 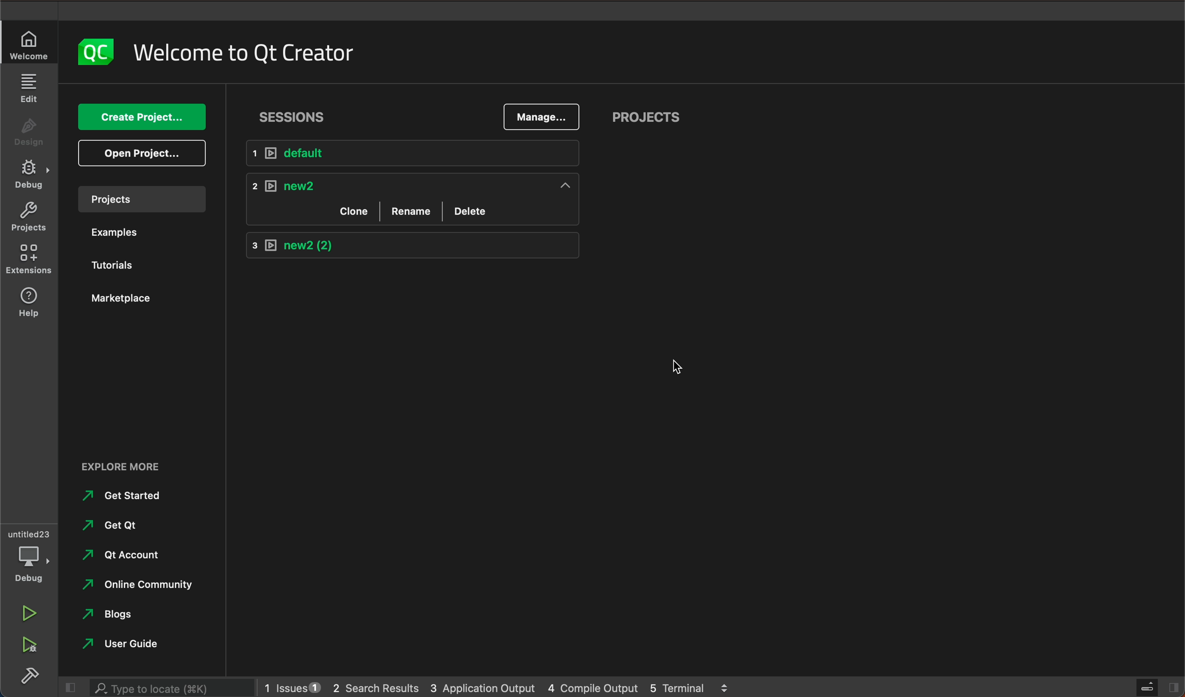 I want to click on run debug, so click(x=28, y=642).